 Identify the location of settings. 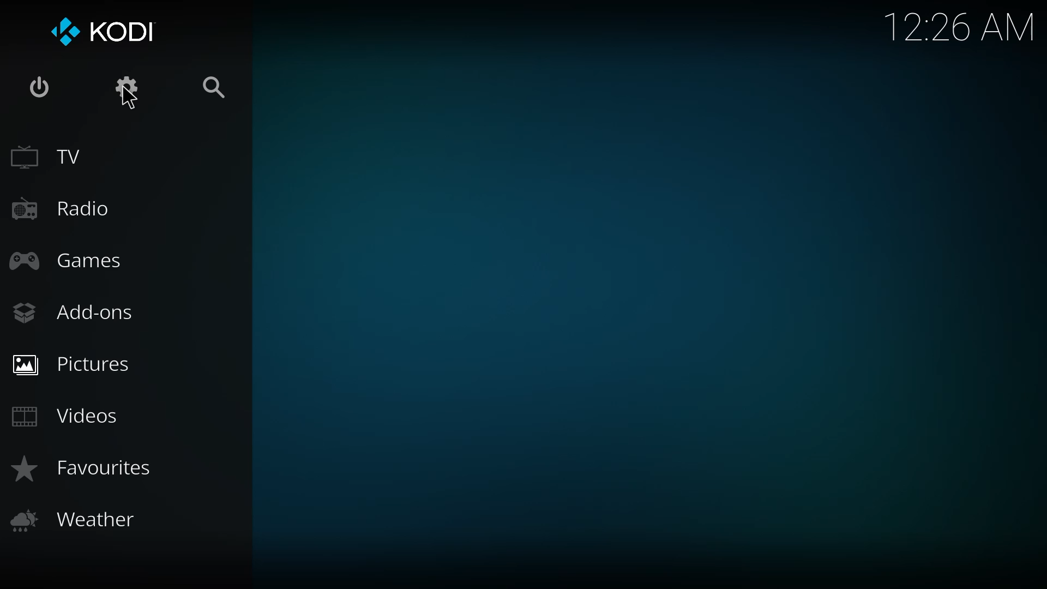
(128, 89).